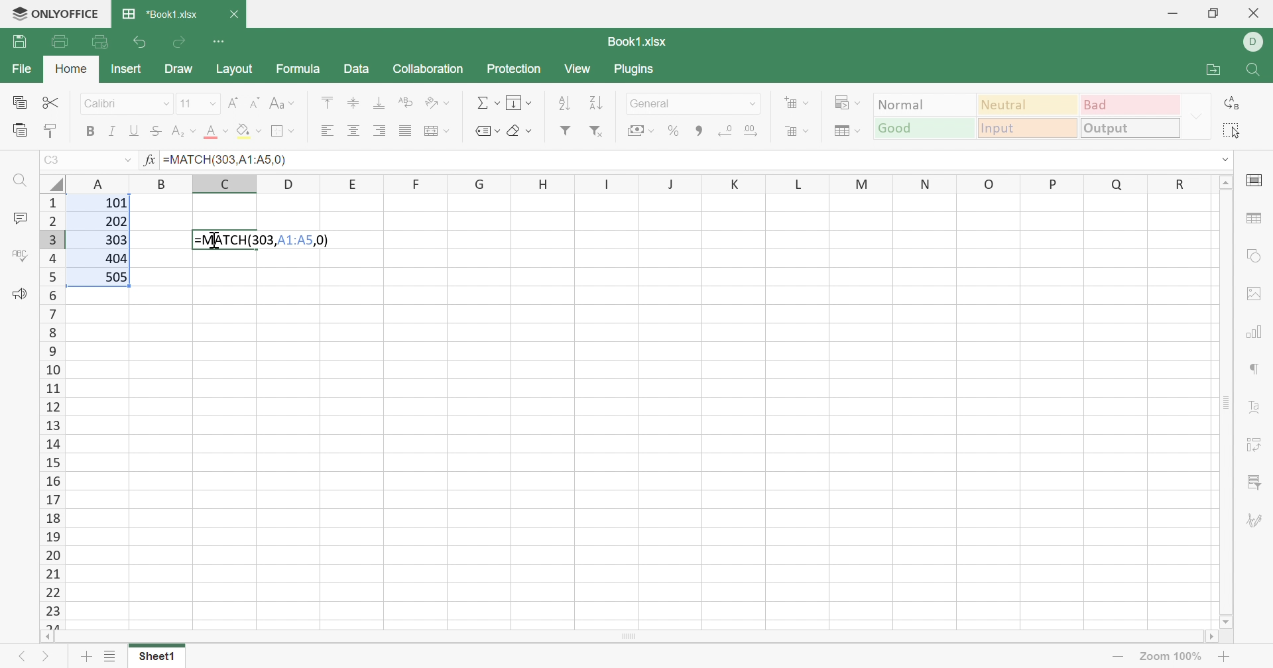 The height and width of the screenshot is (668, 1273). I want to click on Zoom out, so click(1116, 656).